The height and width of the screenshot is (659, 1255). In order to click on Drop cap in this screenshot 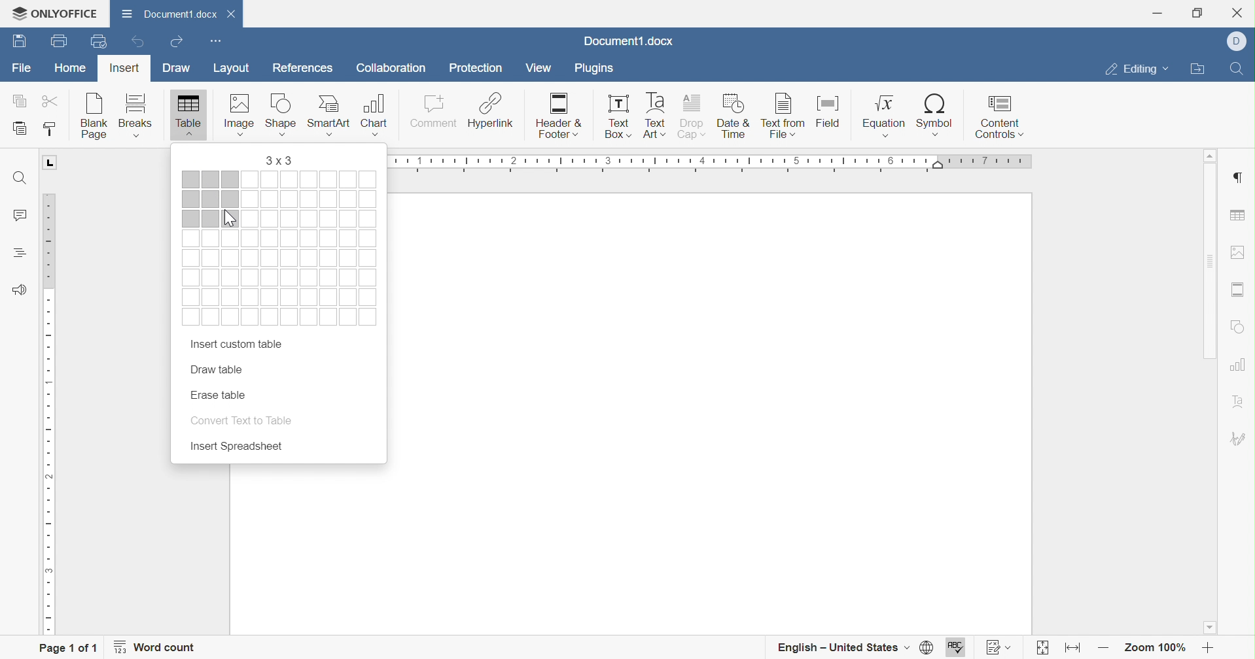, I will do `click(695, 118)`.